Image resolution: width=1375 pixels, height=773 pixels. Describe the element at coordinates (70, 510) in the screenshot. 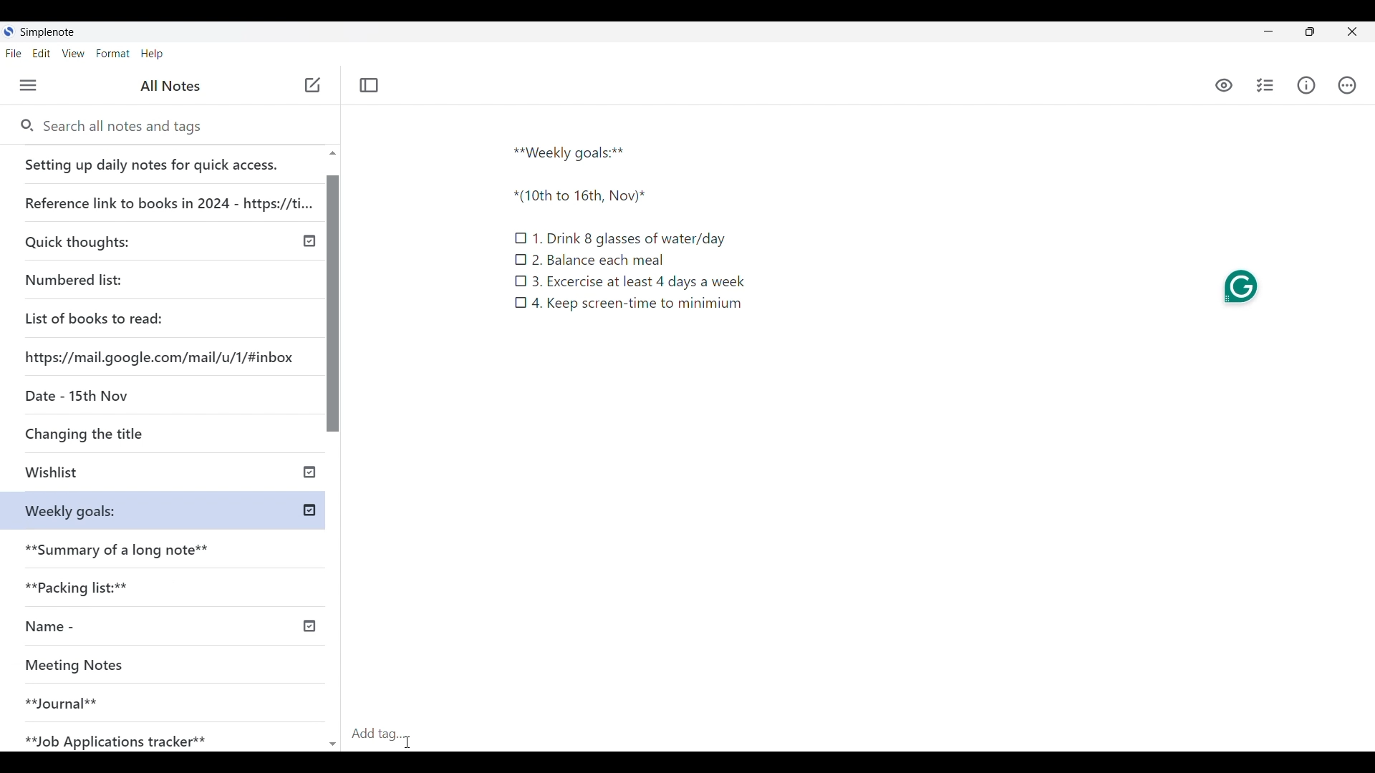

I see `Weekly goals` at that location.